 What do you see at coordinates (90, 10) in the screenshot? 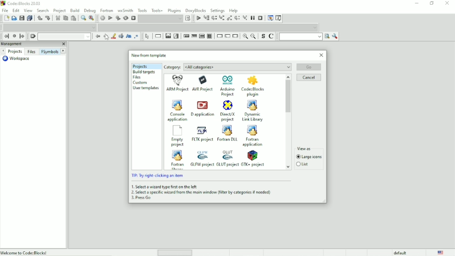
I see `Debug` at bounding box center [90, 10].